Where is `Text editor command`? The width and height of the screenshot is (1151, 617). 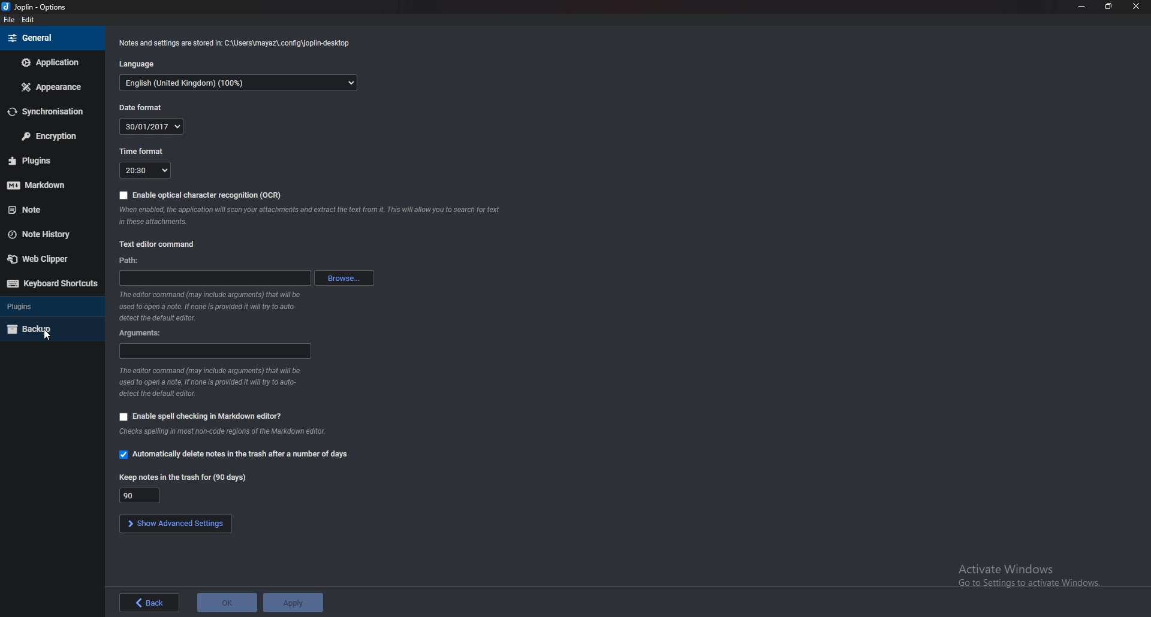
Text editor command is located at coordinates (157, 244).